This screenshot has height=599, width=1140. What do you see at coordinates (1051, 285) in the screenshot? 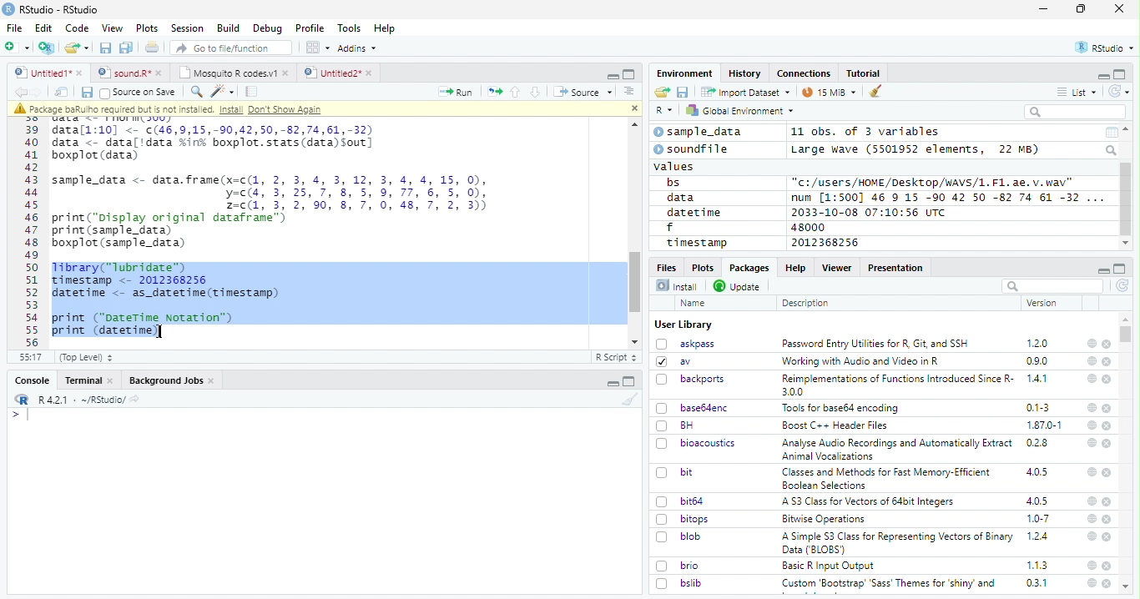
I see `search bar` at bounding box center [1051, 285].